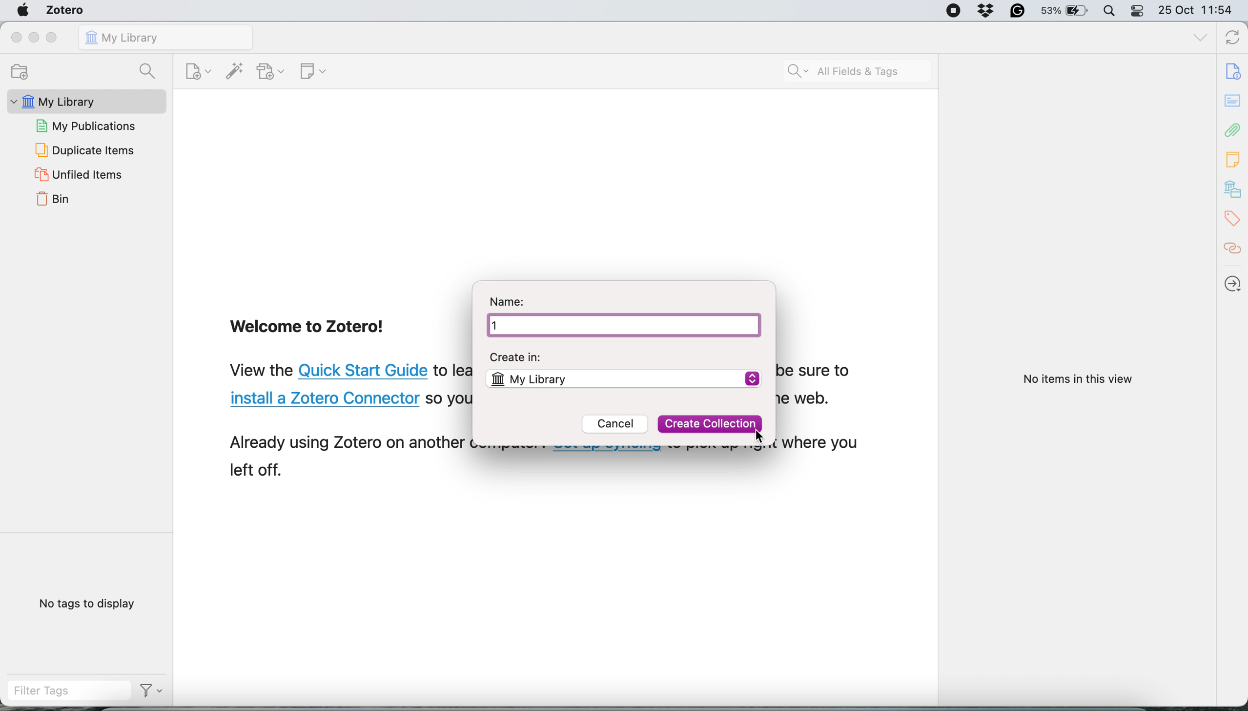 The width and height of the screenshot is (1248, 711). I want to click on search, so click(150, 70).